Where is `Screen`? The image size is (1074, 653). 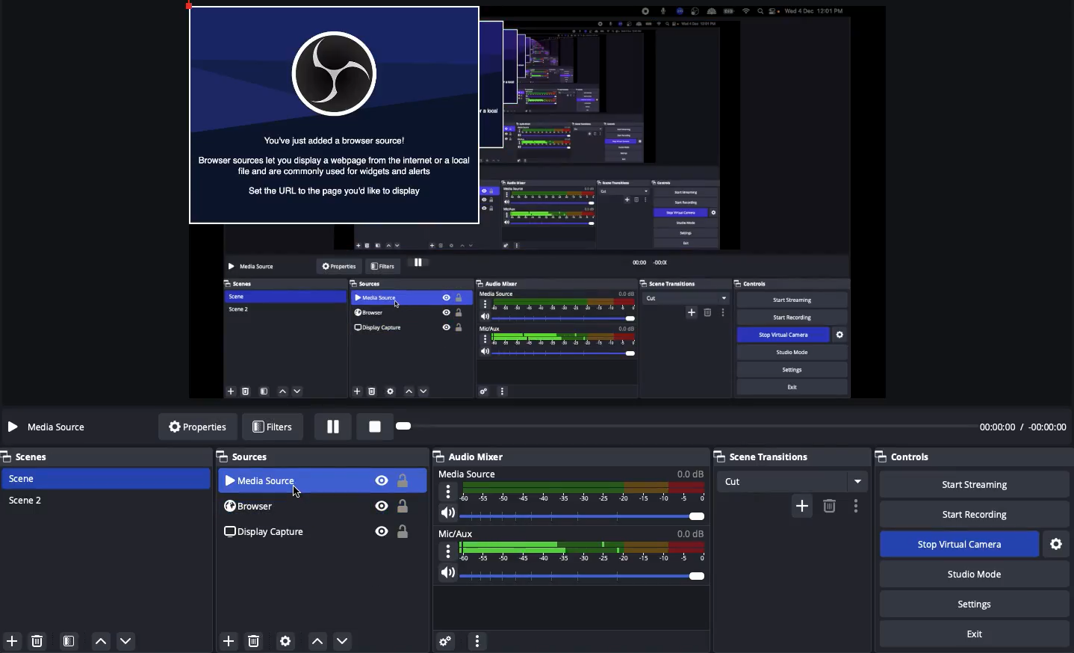
Screen is located at coordinates (538, 199).